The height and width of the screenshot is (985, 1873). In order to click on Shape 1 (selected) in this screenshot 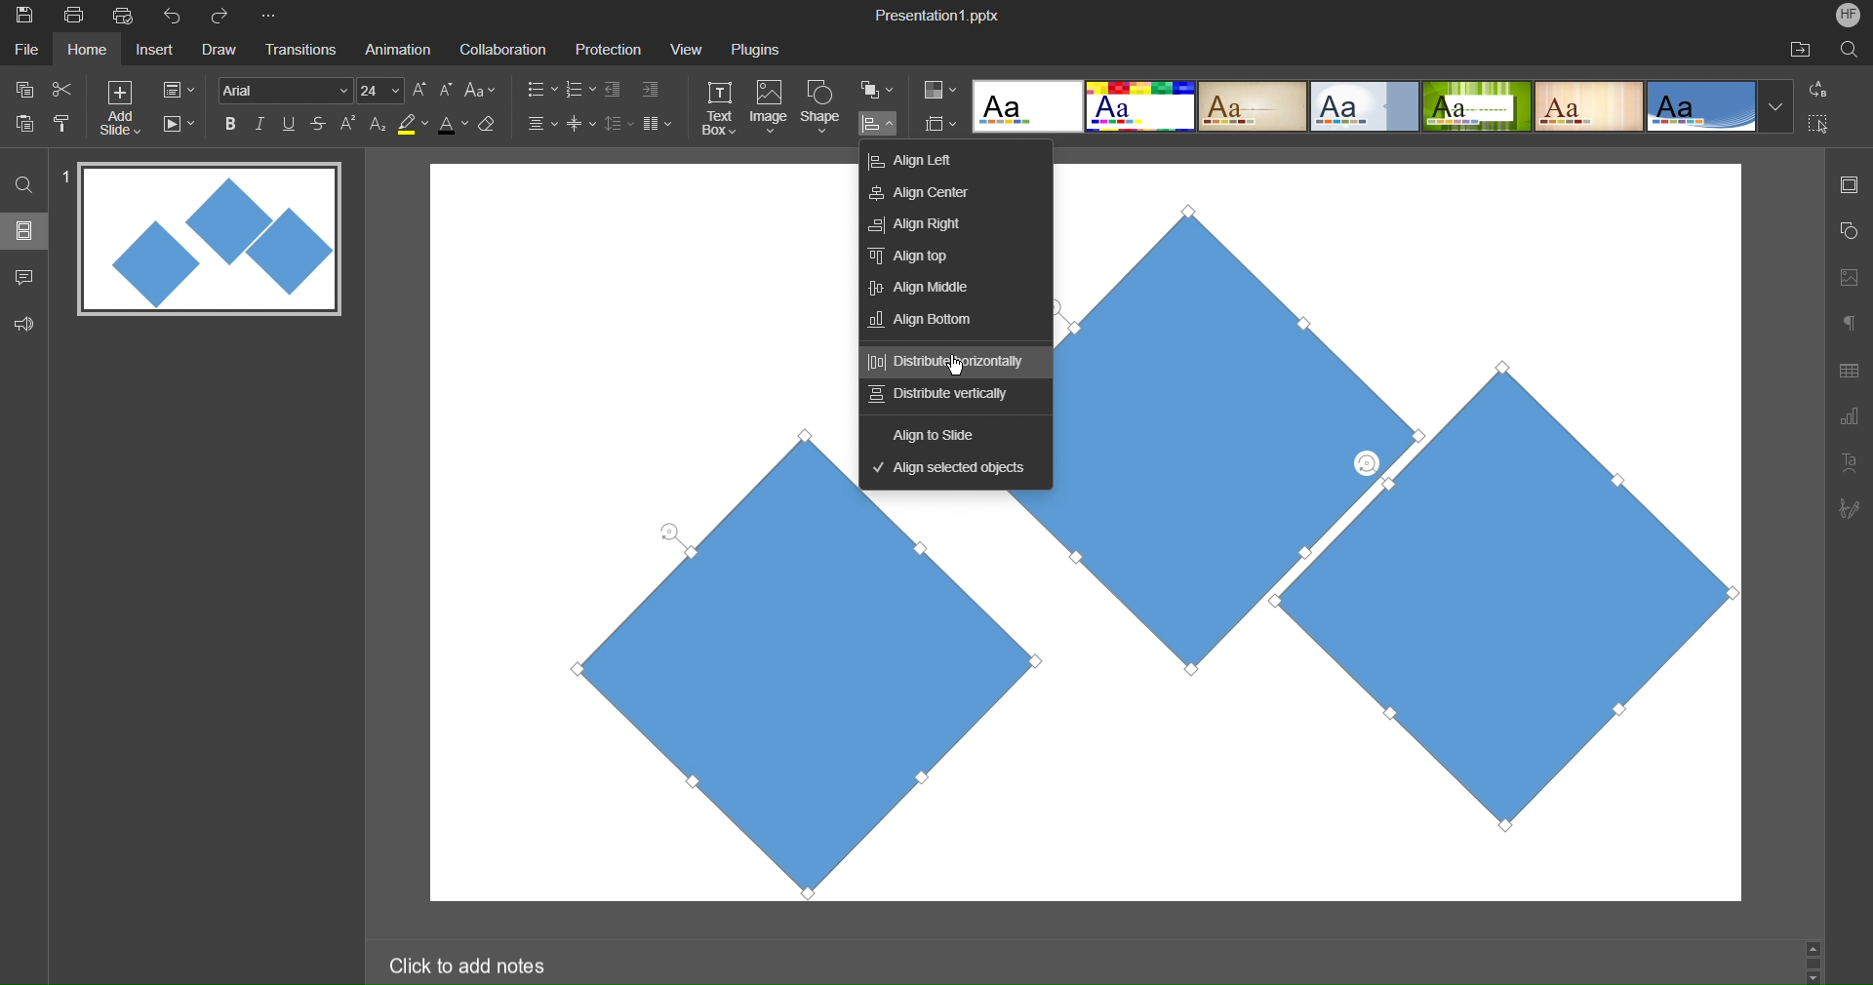, I will do `click(783, 699)`.